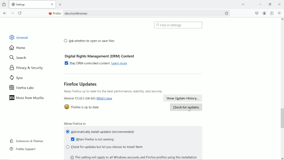  I want to click on Firefox Updates, so click(80, 84).